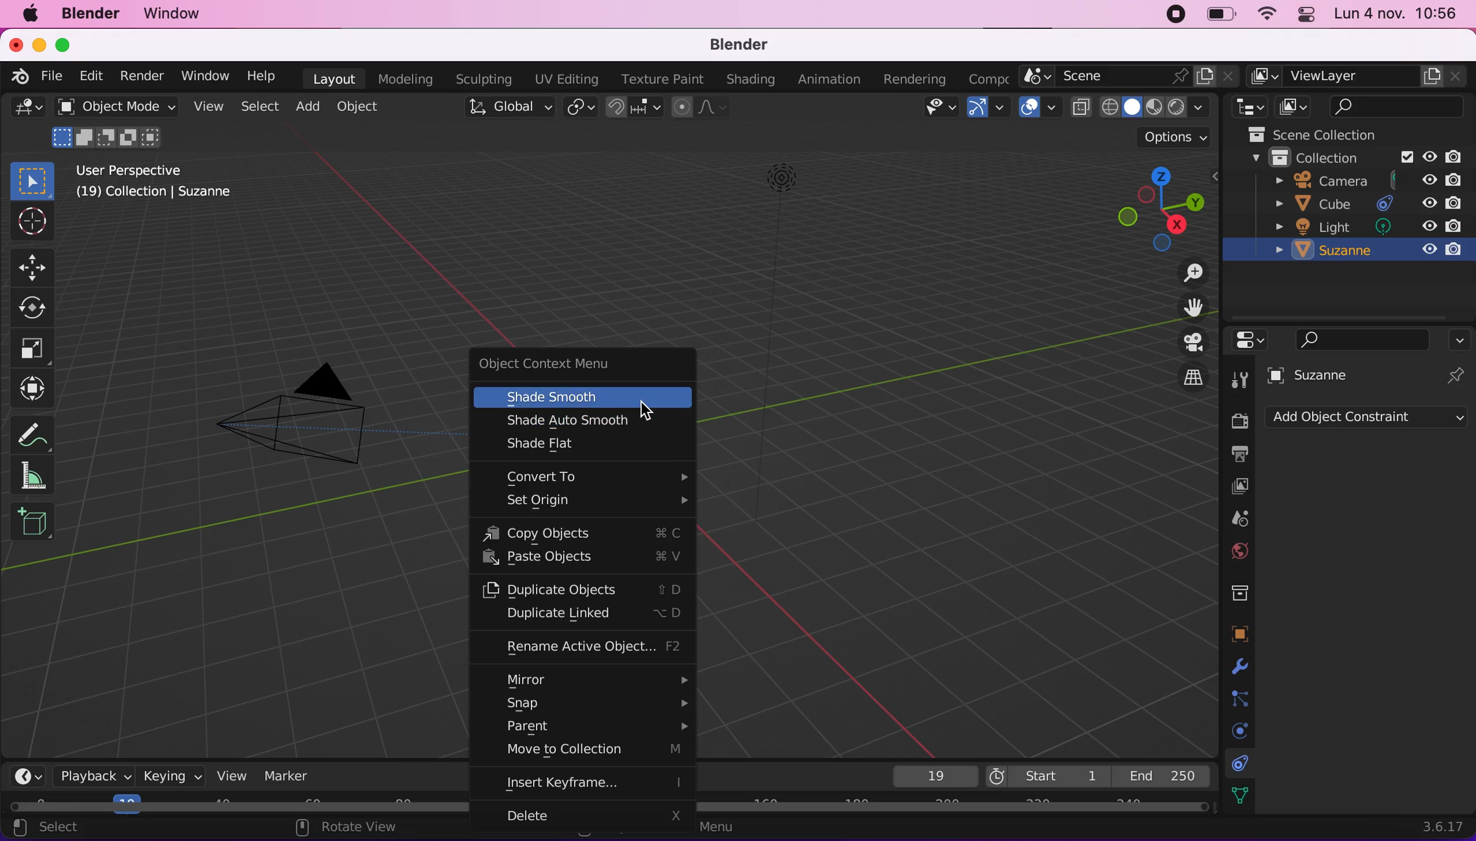 This screenshot has height=841, width=1476. What do you see at coordinates (360, 106) in the screenshot?
I see `object` at bounding box center [360, 106].